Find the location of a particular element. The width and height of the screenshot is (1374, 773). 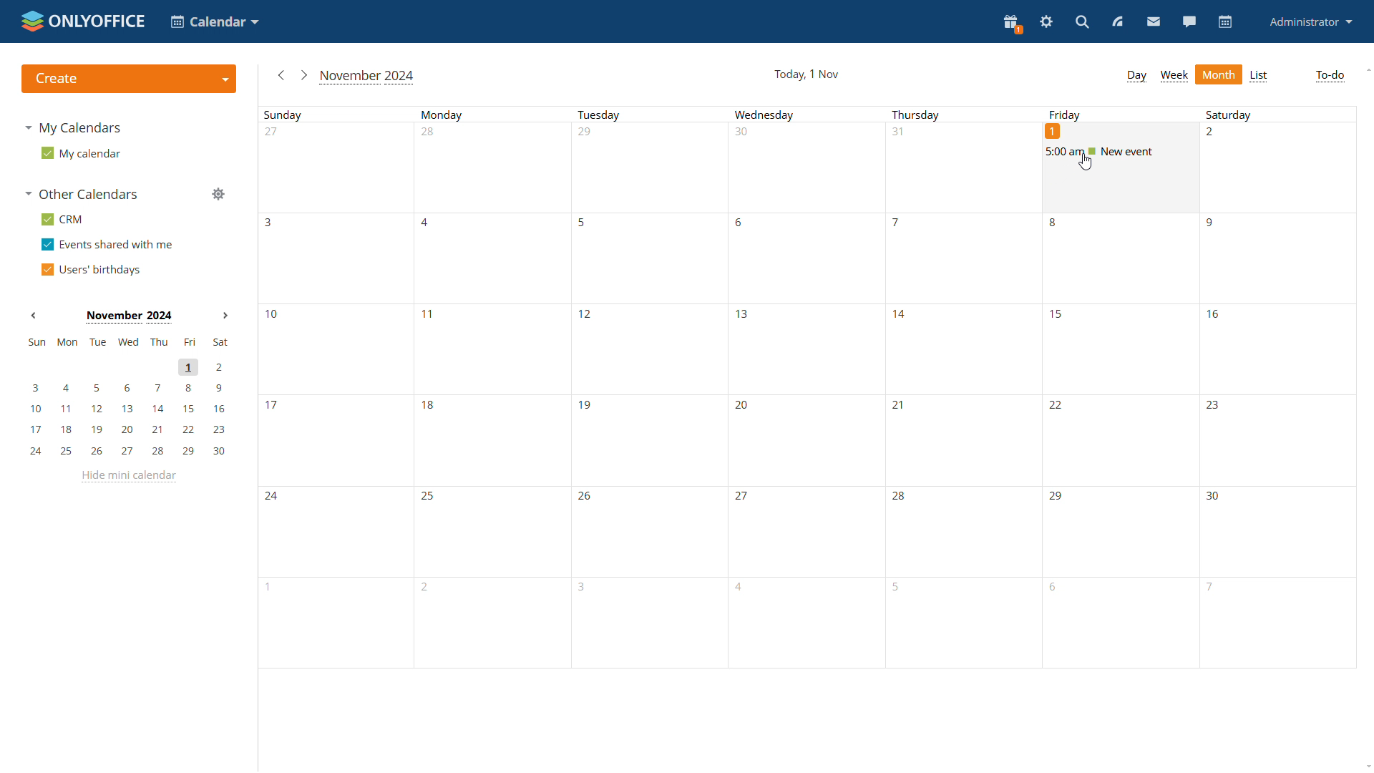

existing event on friday 1st november is located at coordinates (1122, 152).